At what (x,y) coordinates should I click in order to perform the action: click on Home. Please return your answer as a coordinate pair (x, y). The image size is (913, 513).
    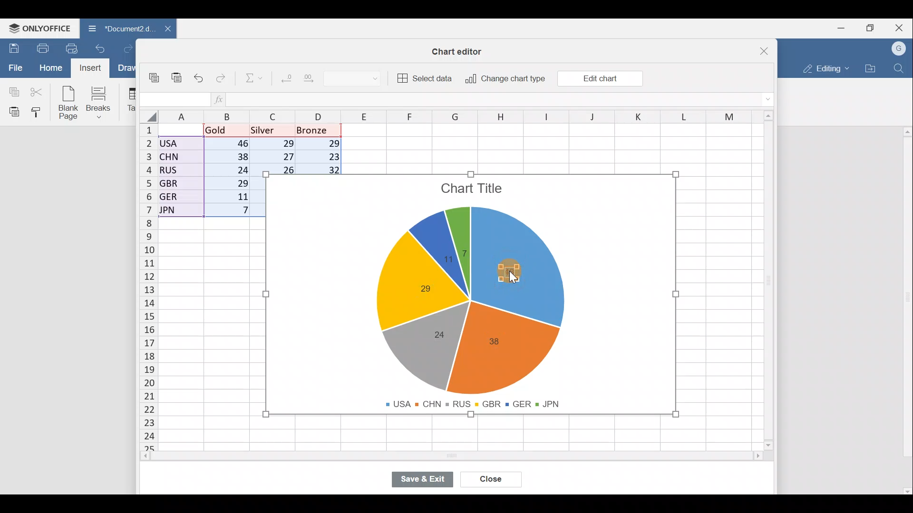
    Looking at the image, I should click on (50, 68).